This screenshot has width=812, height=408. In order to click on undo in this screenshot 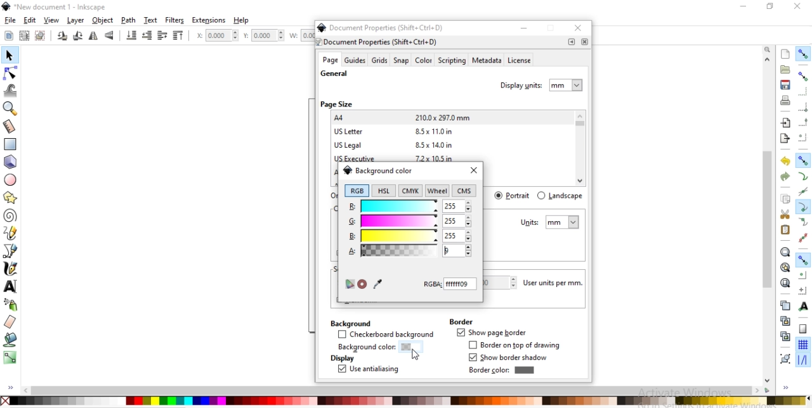, I will do `click(783, 162)`.